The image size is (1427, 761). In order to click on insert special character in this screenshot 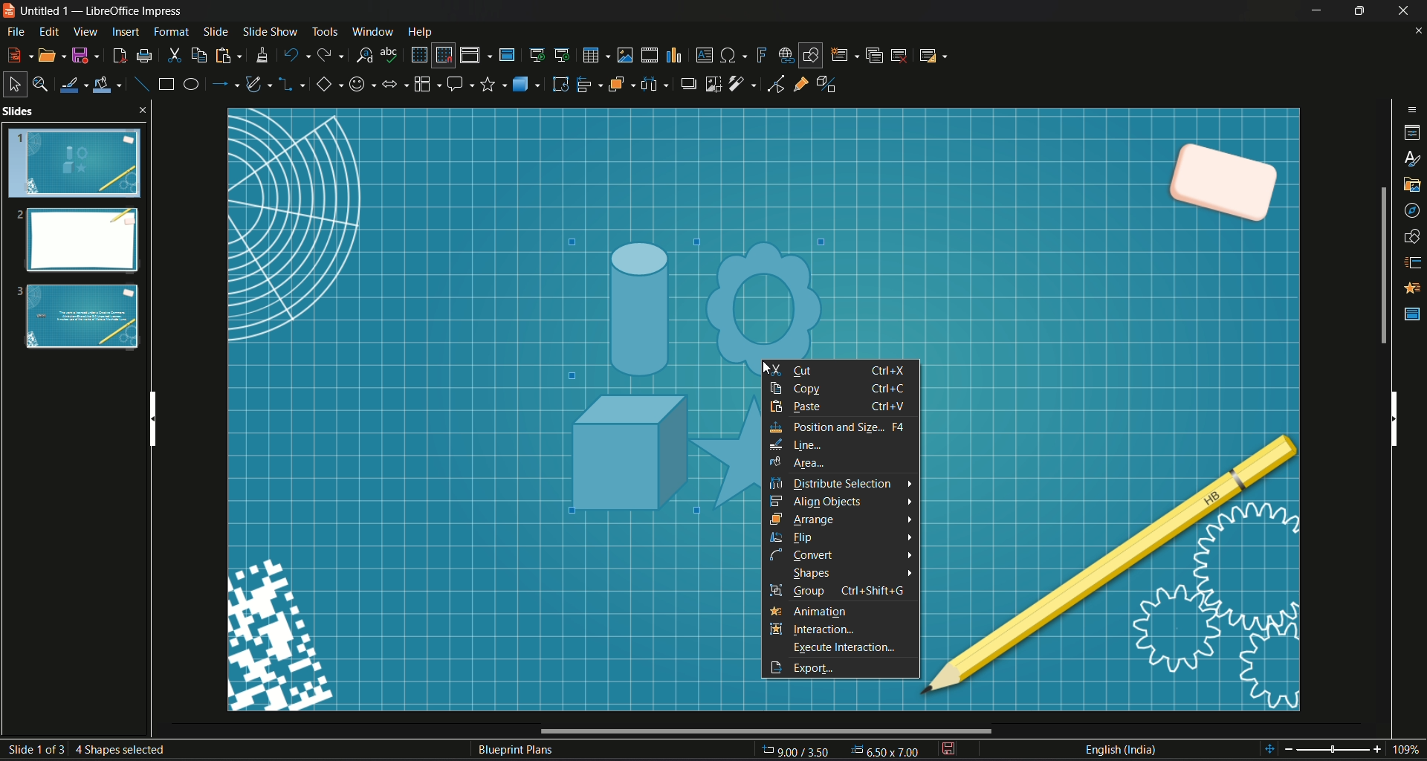, I will do `click(734, 54)`.